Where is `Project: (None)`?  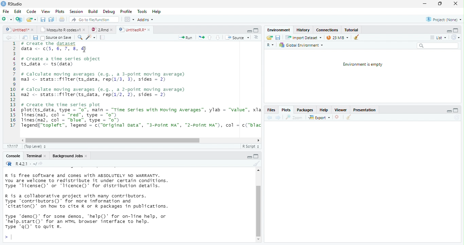
Project: (None) is located at coordinates (444, 20).